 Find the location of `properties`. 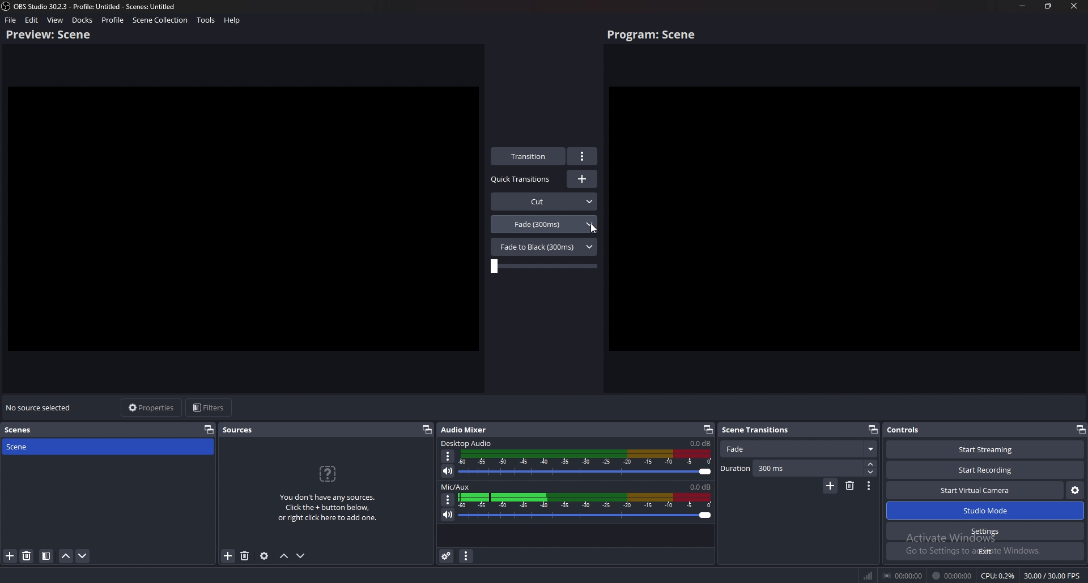

properties is located at coordinates (153, 408).